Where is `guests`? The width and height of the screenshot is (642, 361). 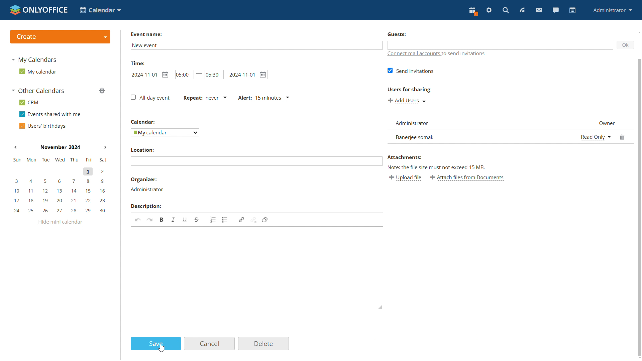
guests is located at coordinates (397, 34).